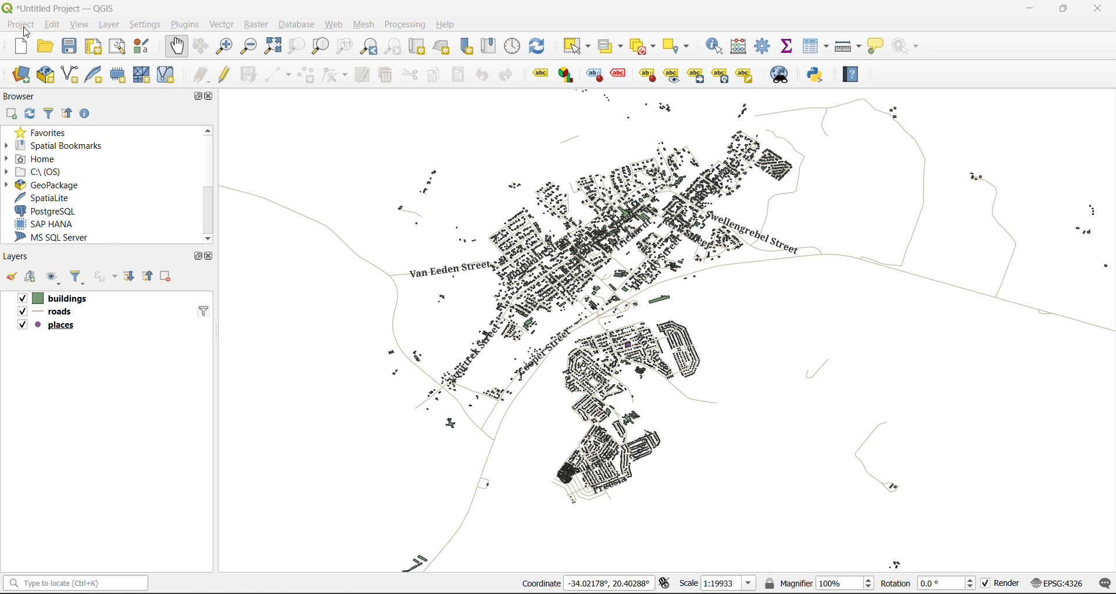 This screenshot has width=1116, height=594. I want to click on add, so click(10, 114).